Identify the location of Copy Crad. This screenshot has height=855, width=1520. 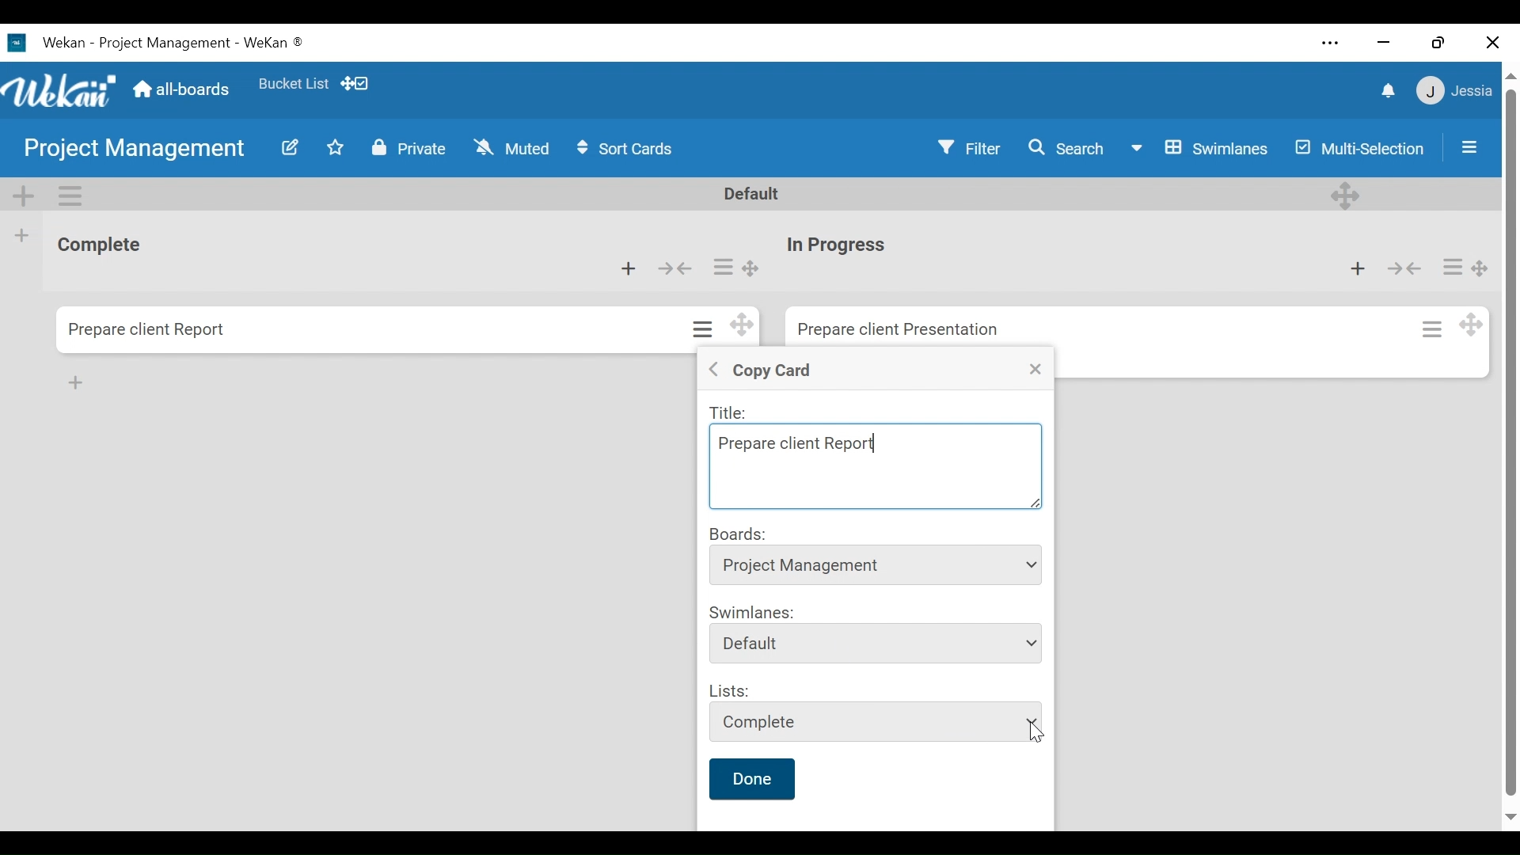
(781, 369).